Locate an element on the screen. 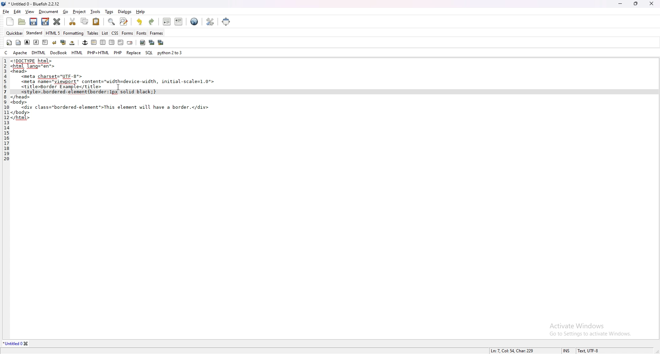 The width and height of the screenshot is (660, 354). unindent is located at coordinates (166, 21).